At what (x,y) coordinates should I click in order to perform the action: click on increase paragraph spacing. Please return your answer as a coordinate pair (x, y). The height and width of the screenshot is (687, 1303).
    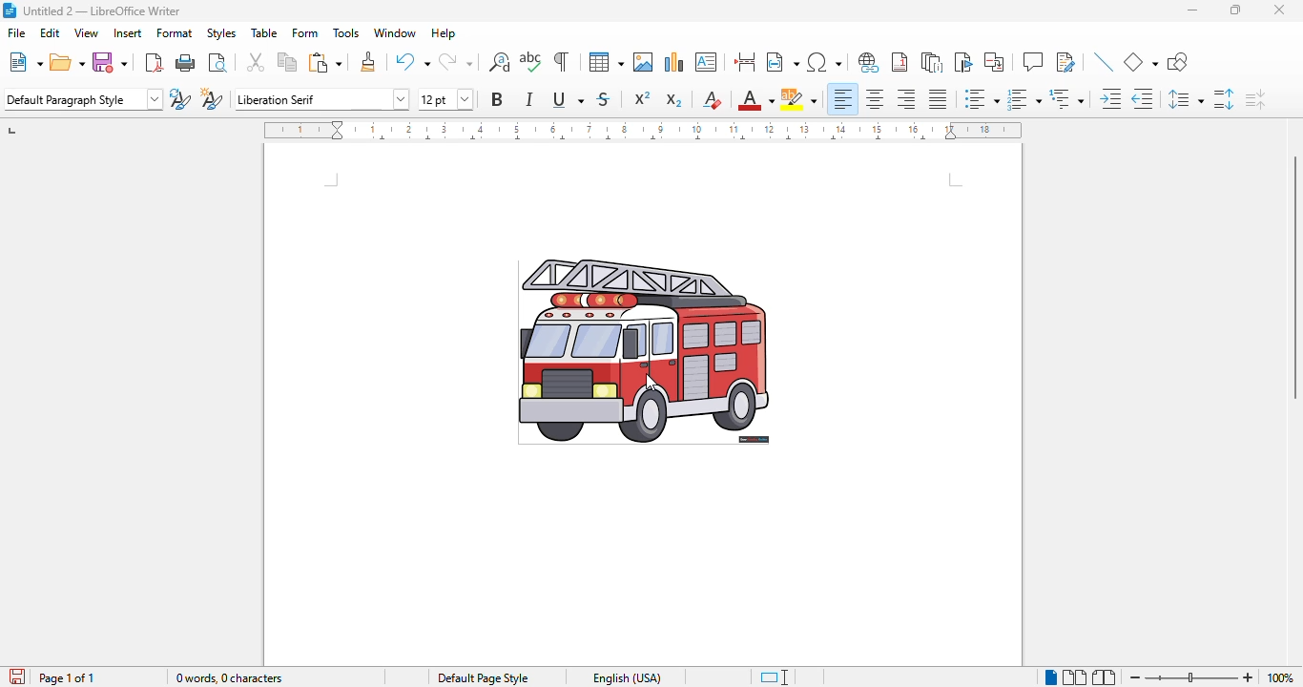
    Looking at the image, I should click on (1223, 98).